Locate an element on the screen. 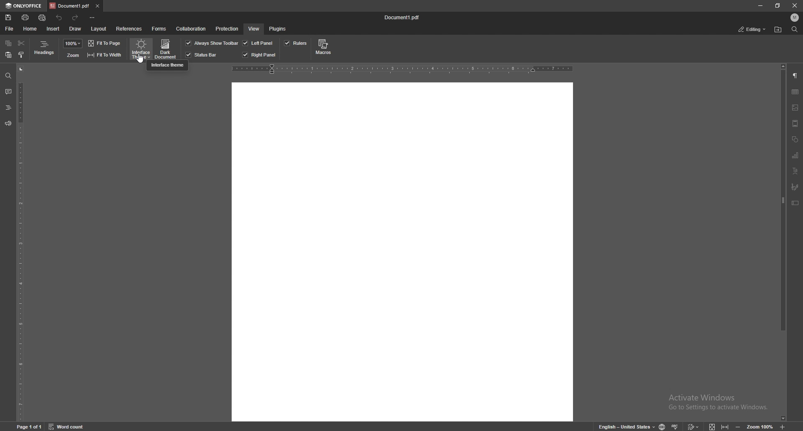  redo is located at coordinates (76, 18).